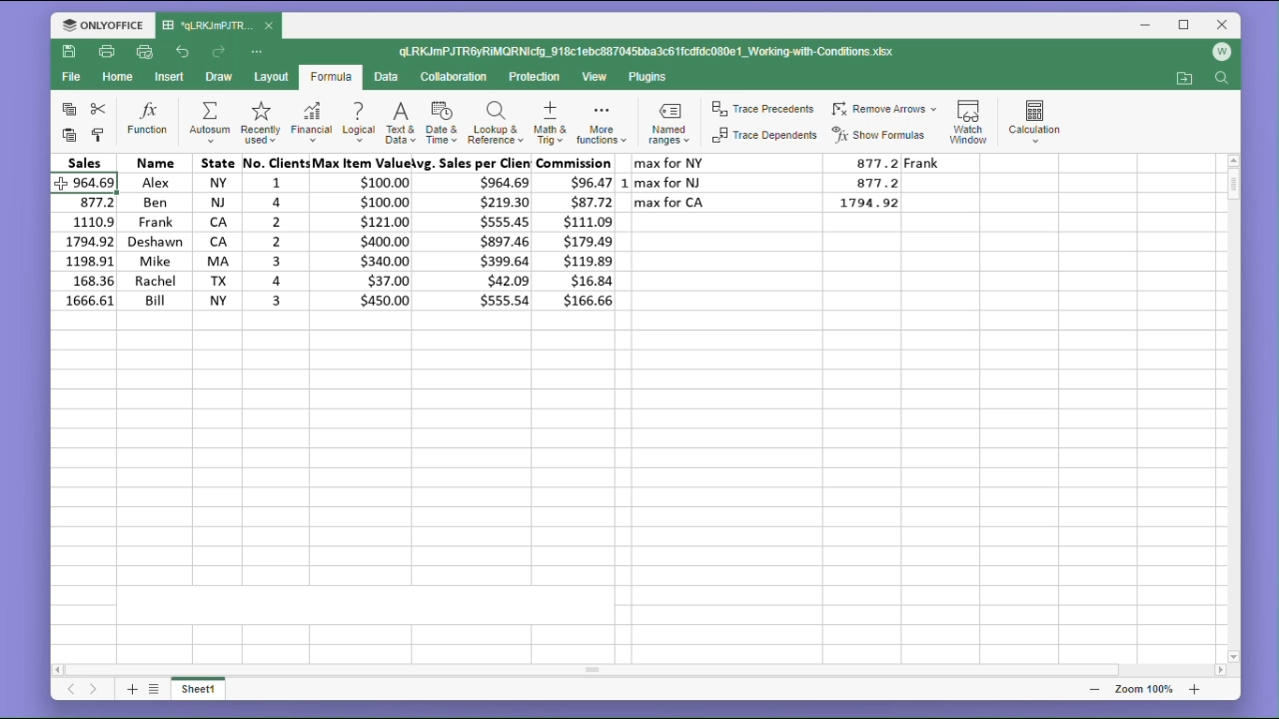 Image resolution: width=1279 pixels, height=719 pixels. Describe the element at coordinates (70, 55) in the screenshot. I see `save` at that location.